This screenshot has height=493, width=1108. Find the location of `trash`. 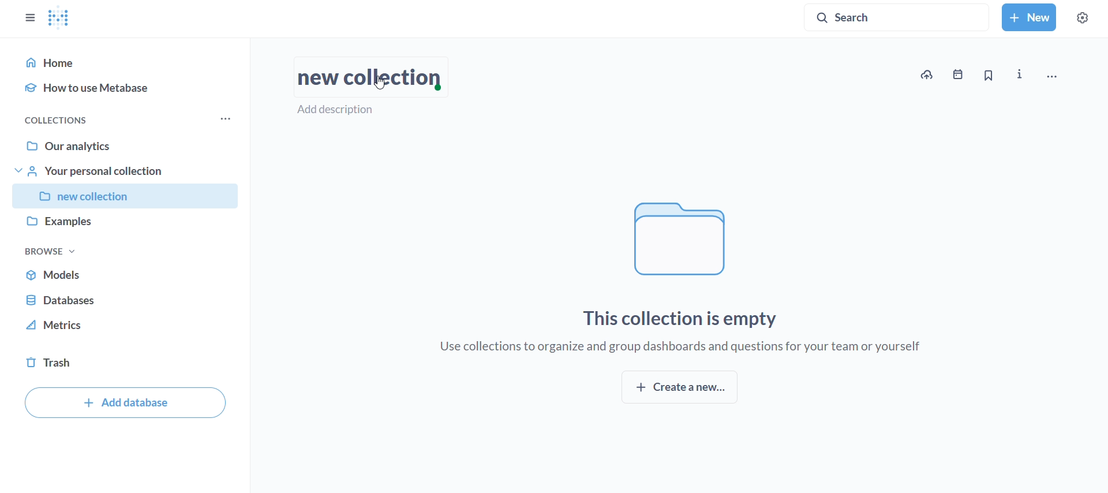

trash is located at coordinates (127, 366).